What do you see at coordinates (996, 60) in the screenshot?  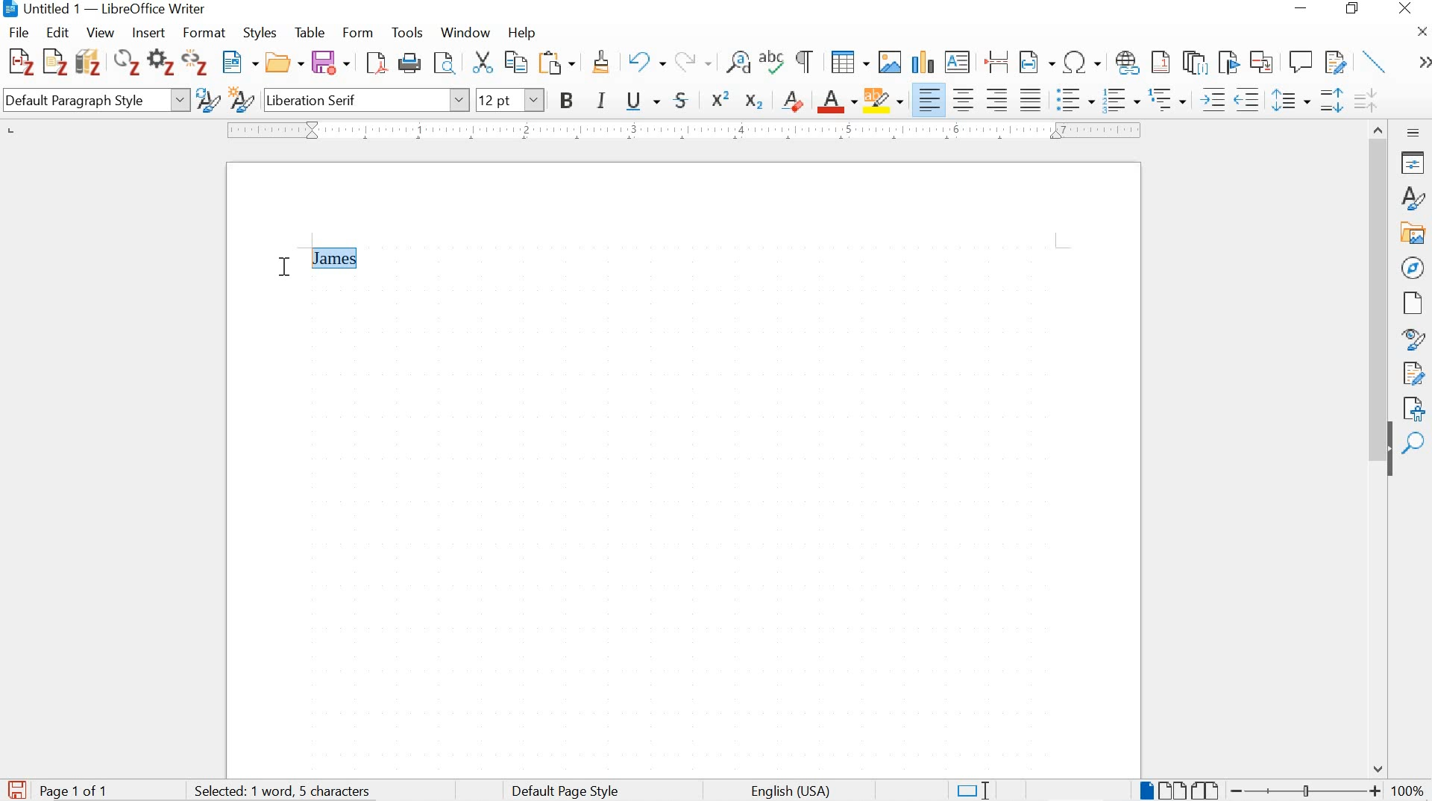 I see `insert page break` at bounding box center [996, 60].